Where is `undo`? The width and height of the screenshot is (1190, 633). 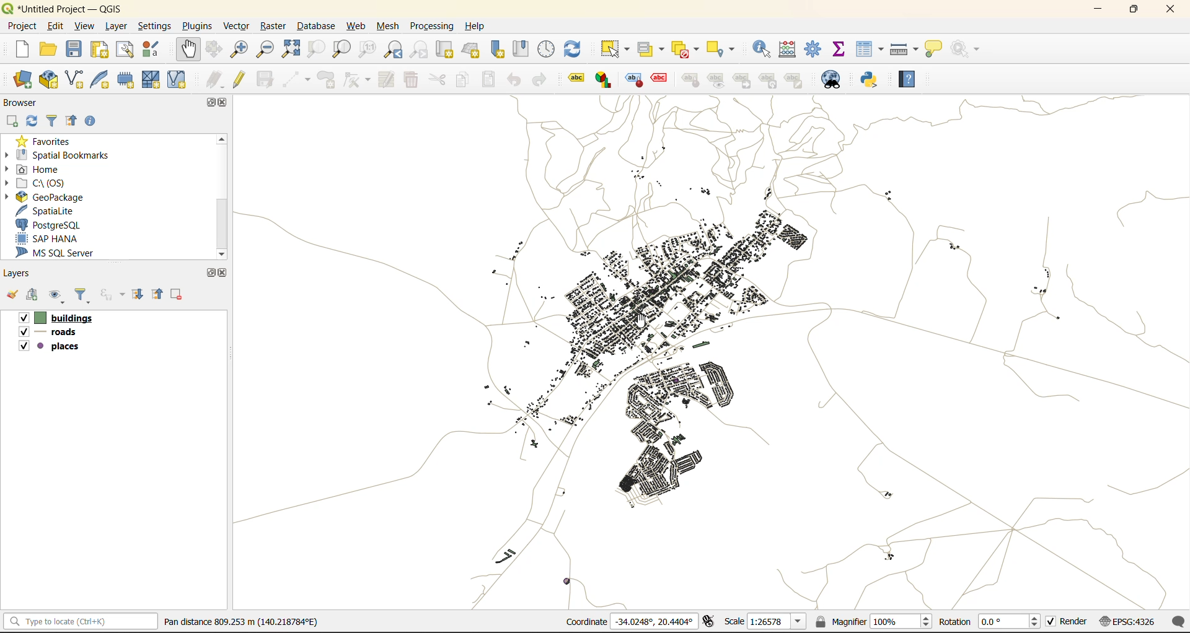 undo is located at coordinates (515, 80).